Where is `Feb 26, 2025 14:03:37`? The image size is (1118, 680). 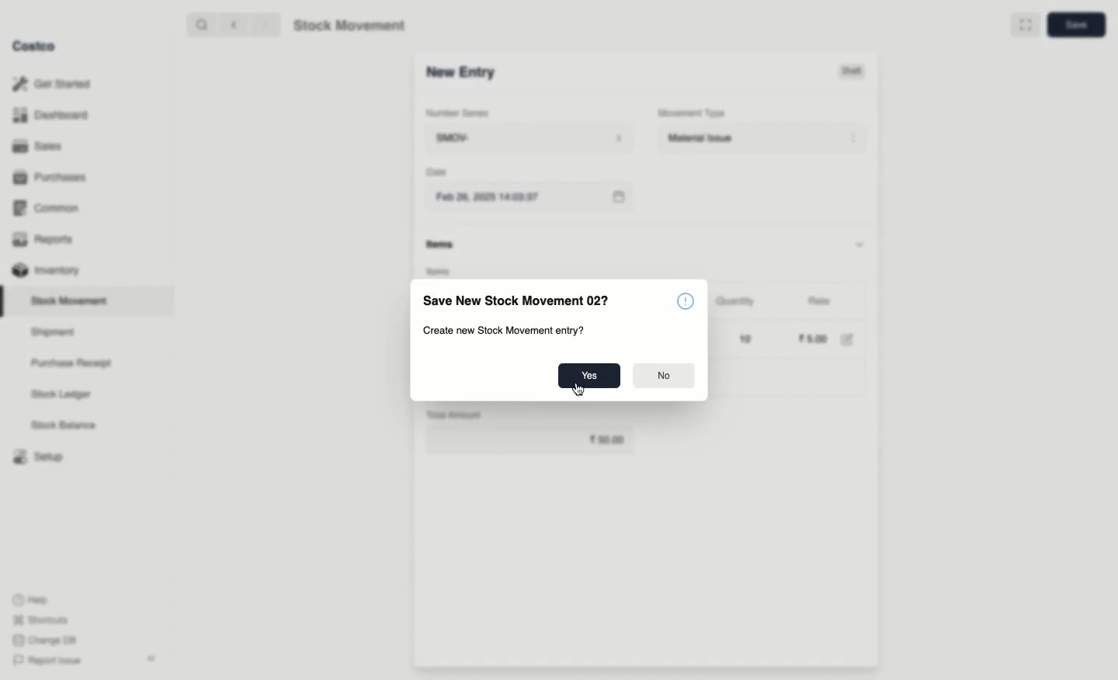 Feb 26, 2025 14:03:37 is located at coordinates (529, 198).